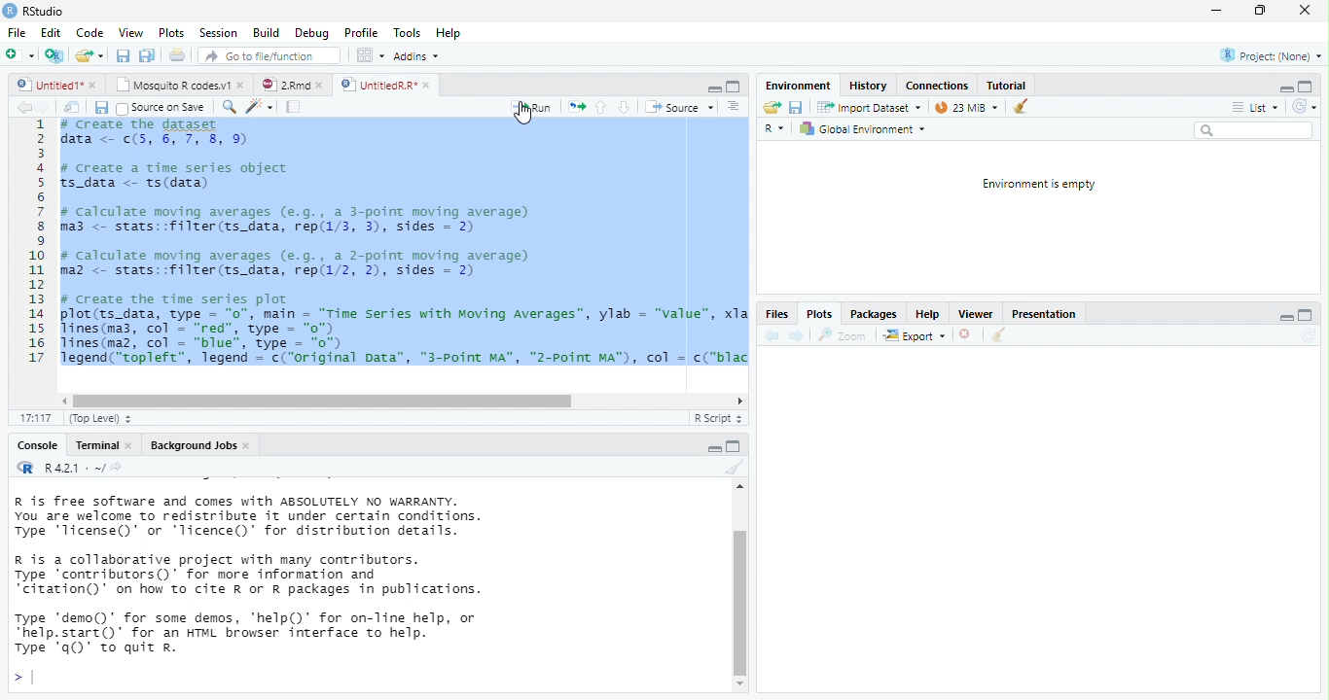 The image size is (1329, 700). Describe the element at coordinates (369, 55) in the screenshot. I see `wrokspace pan` at that location.